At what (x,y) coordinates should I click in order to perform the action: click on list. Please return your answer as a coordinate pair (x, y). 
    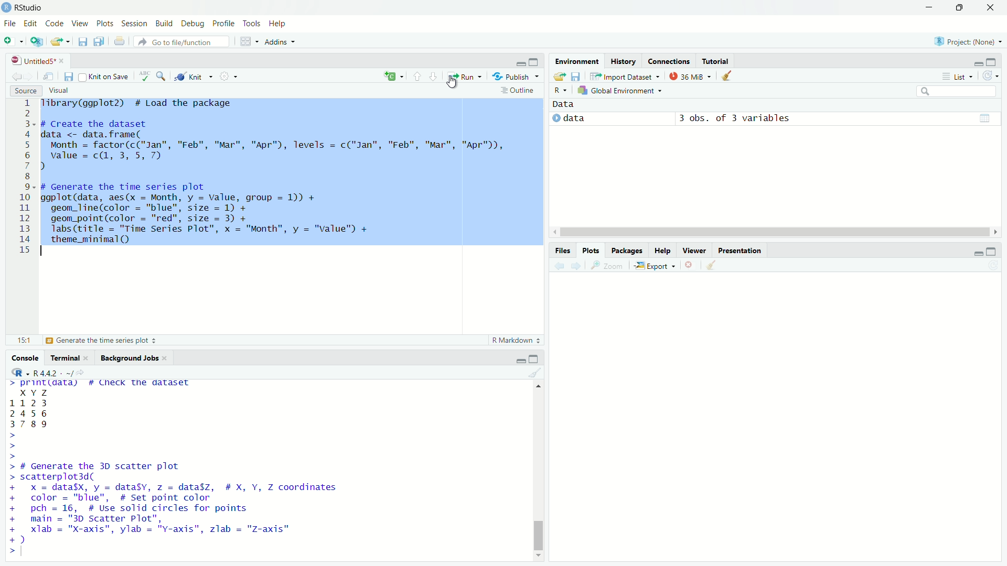
    Looking at the image, I should click on (955, 76).